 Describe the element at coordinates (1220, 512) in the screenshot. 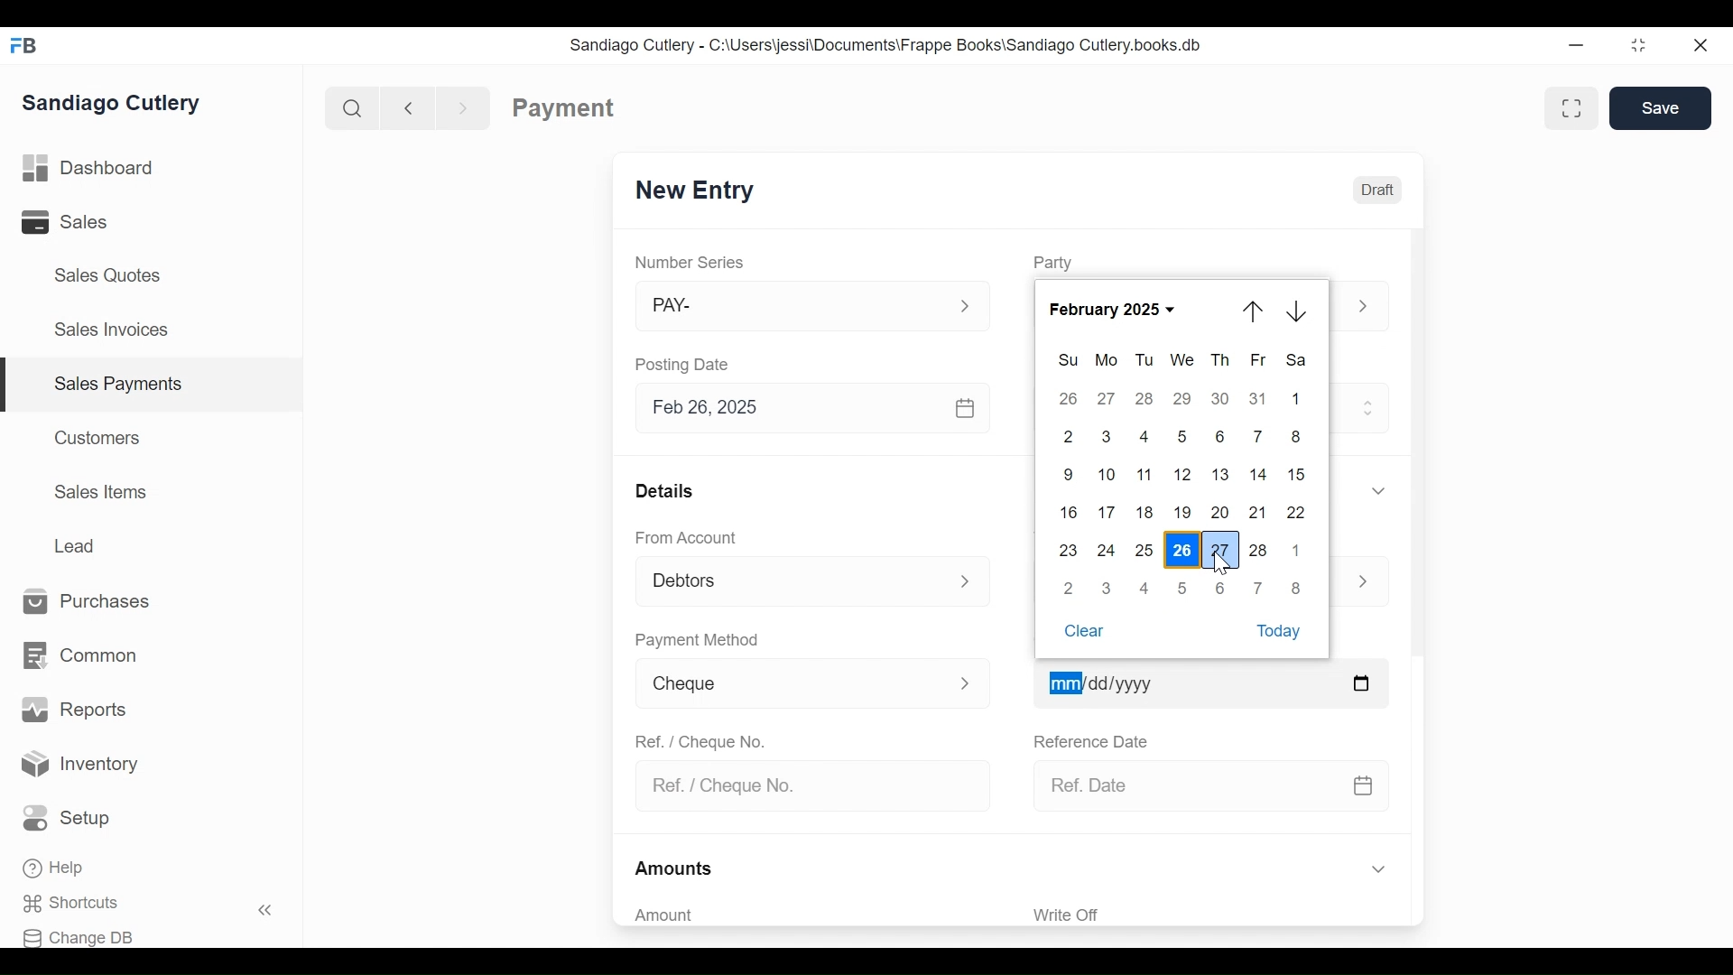

I see `20` at that location.